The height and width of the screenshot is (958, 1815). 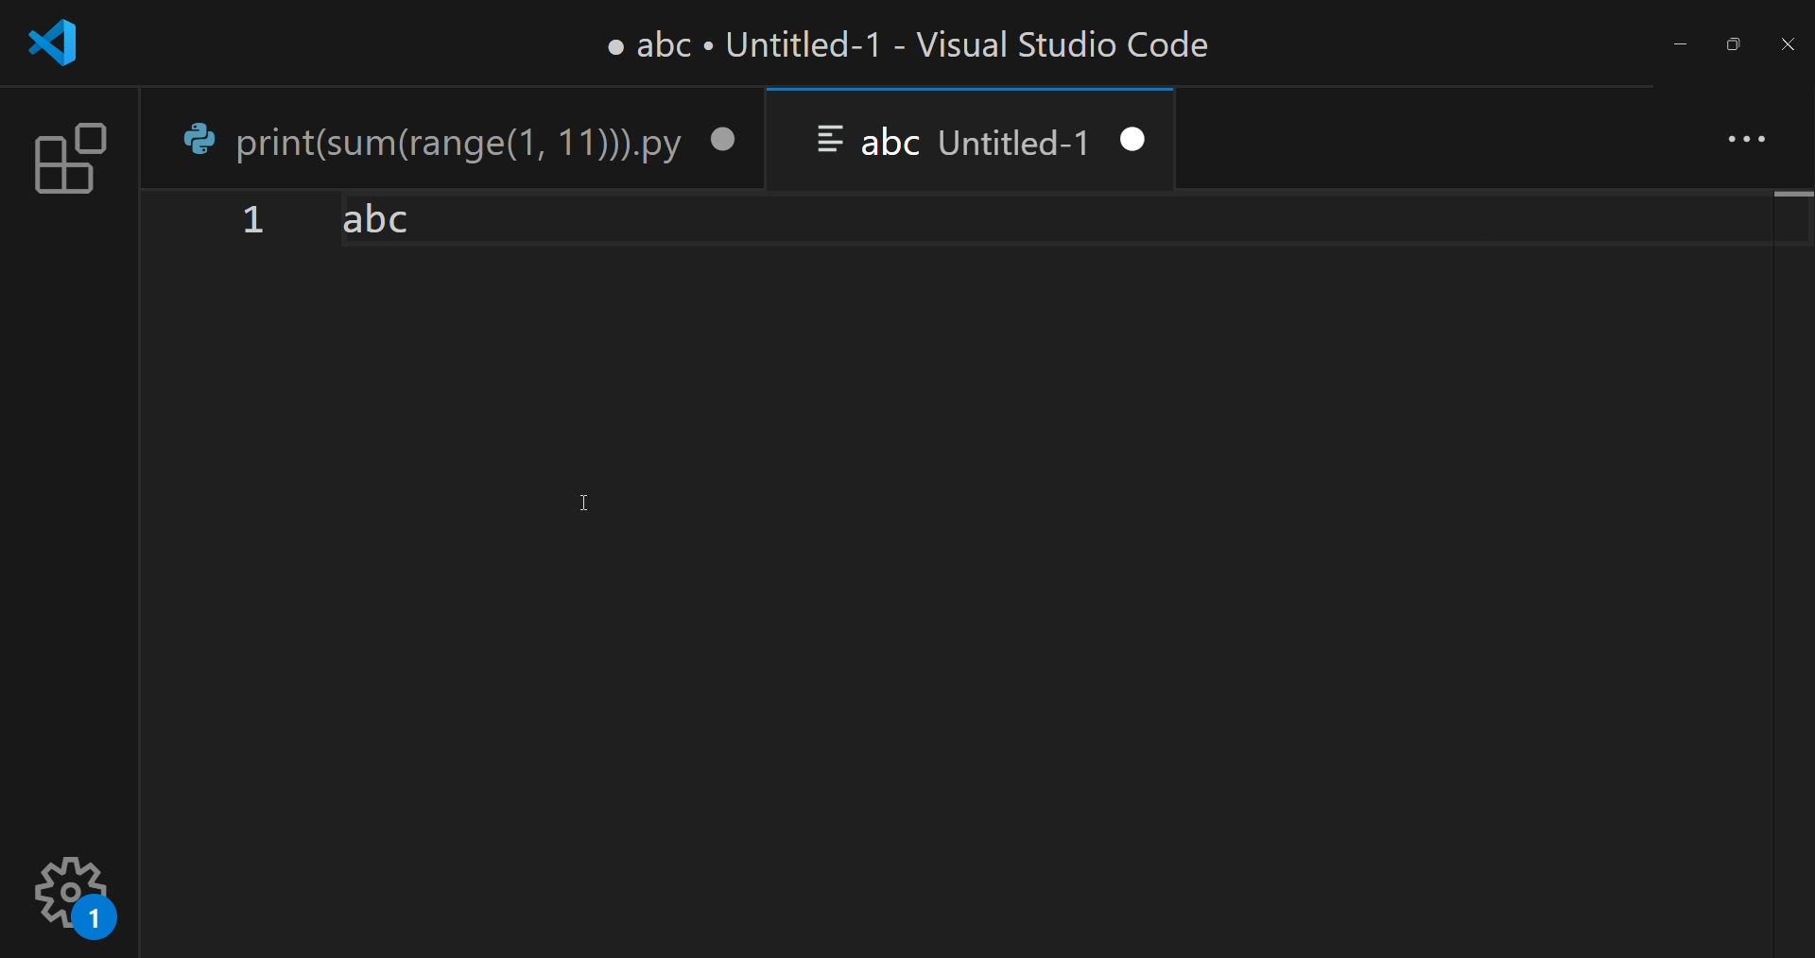 What do you see at coordinates (1731, 43) in the screenshot?
I see `maximize` at bounding box center [1731, 43].